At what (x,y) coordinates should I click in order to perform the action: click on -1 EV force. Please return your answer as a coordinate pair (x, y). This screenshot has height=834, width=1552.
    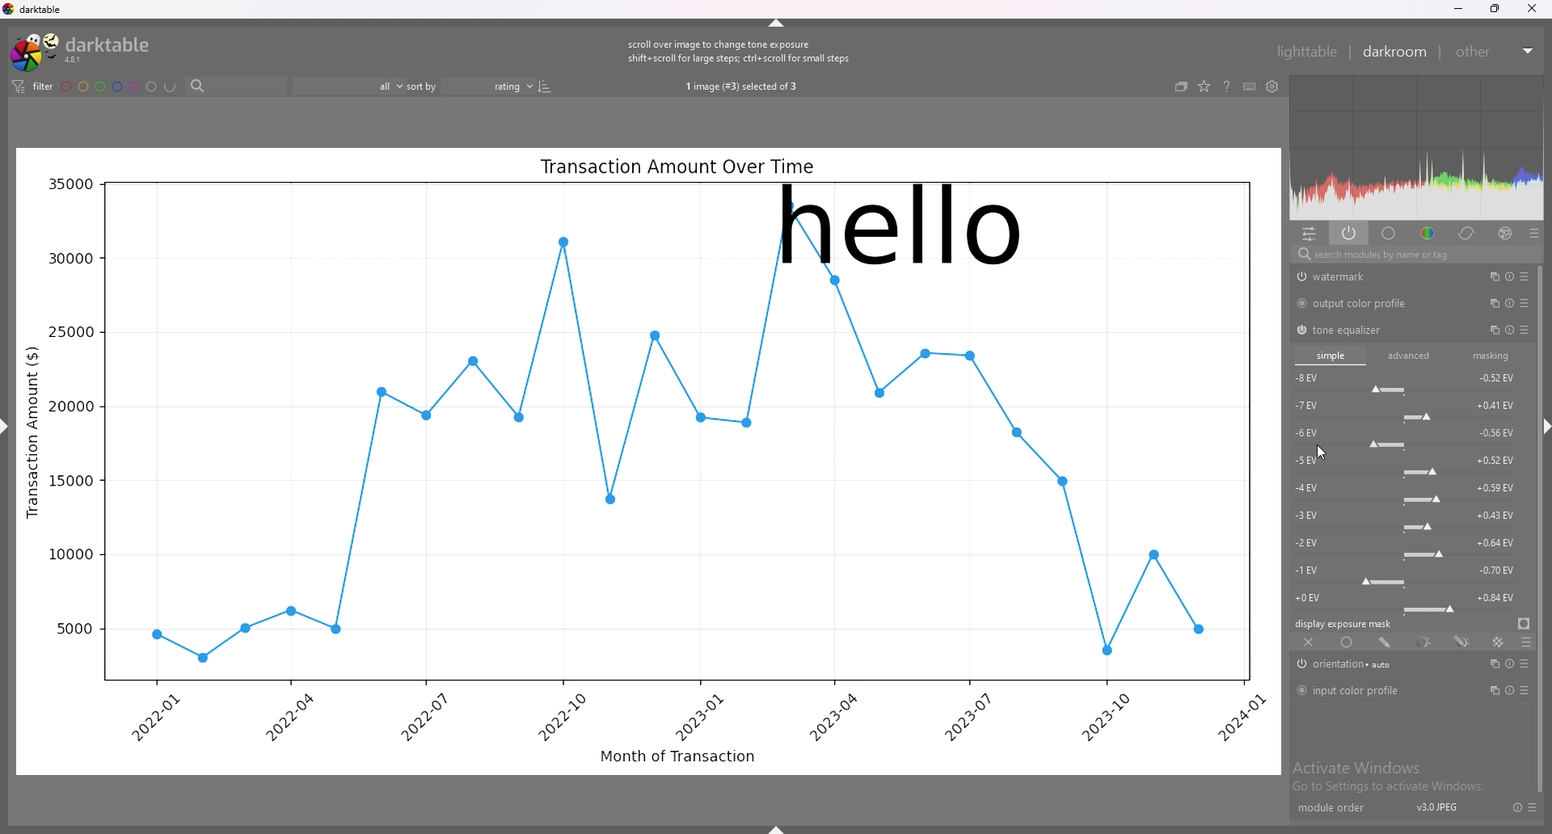
    Looking at the image, I should click on (1409, 575).